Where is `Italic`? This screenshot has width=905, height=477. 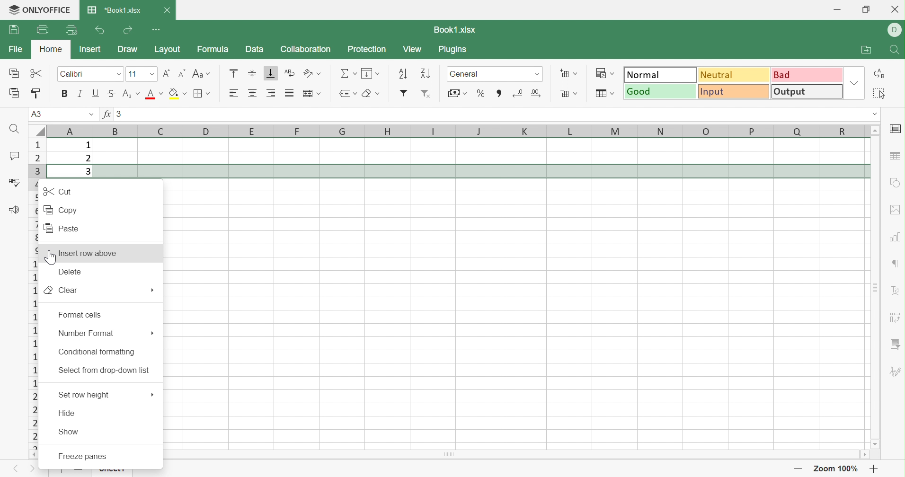 Italic is located at coordinates (80, 95).